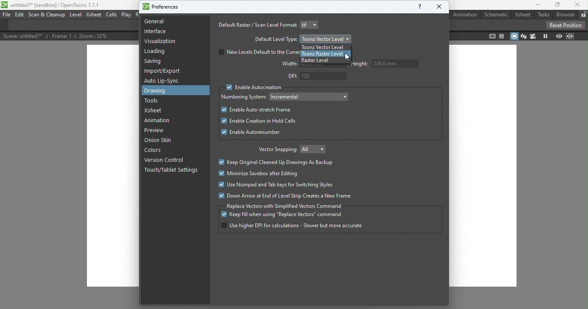 This screenshot has height=309, width=588. Describe the element at coordinates (309, 96) in the screenshot. I see `Drop down` at that location.